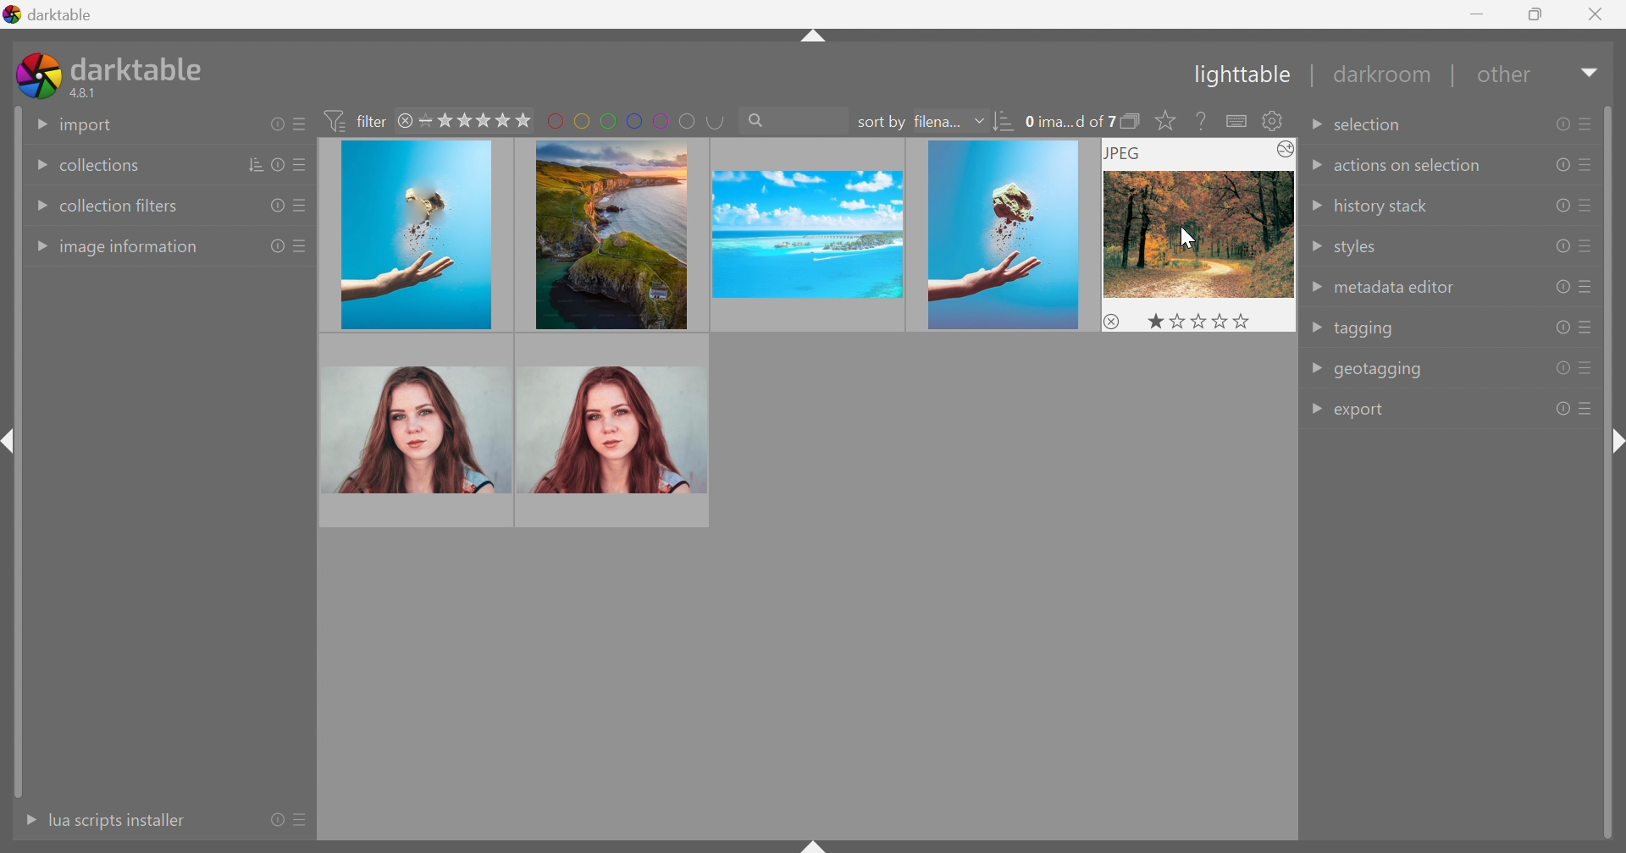 The width and height of the screenshot is (1626, 853). I want to click on darktable icon, so click(38, 75).